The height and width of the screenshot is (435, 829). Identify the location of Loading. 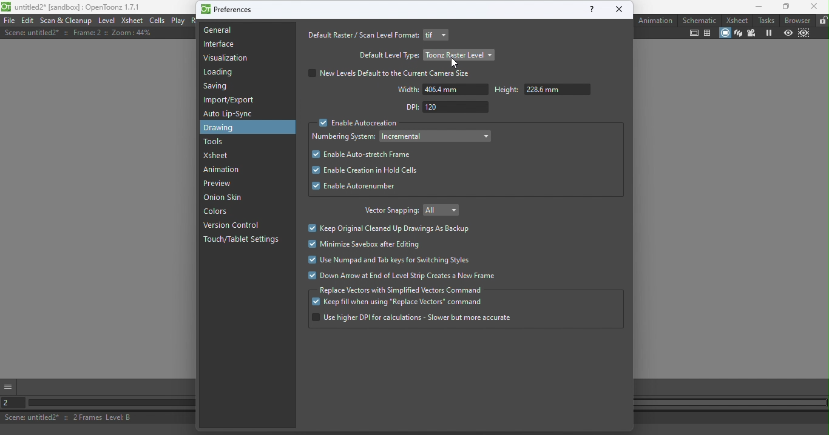
(223, 73).